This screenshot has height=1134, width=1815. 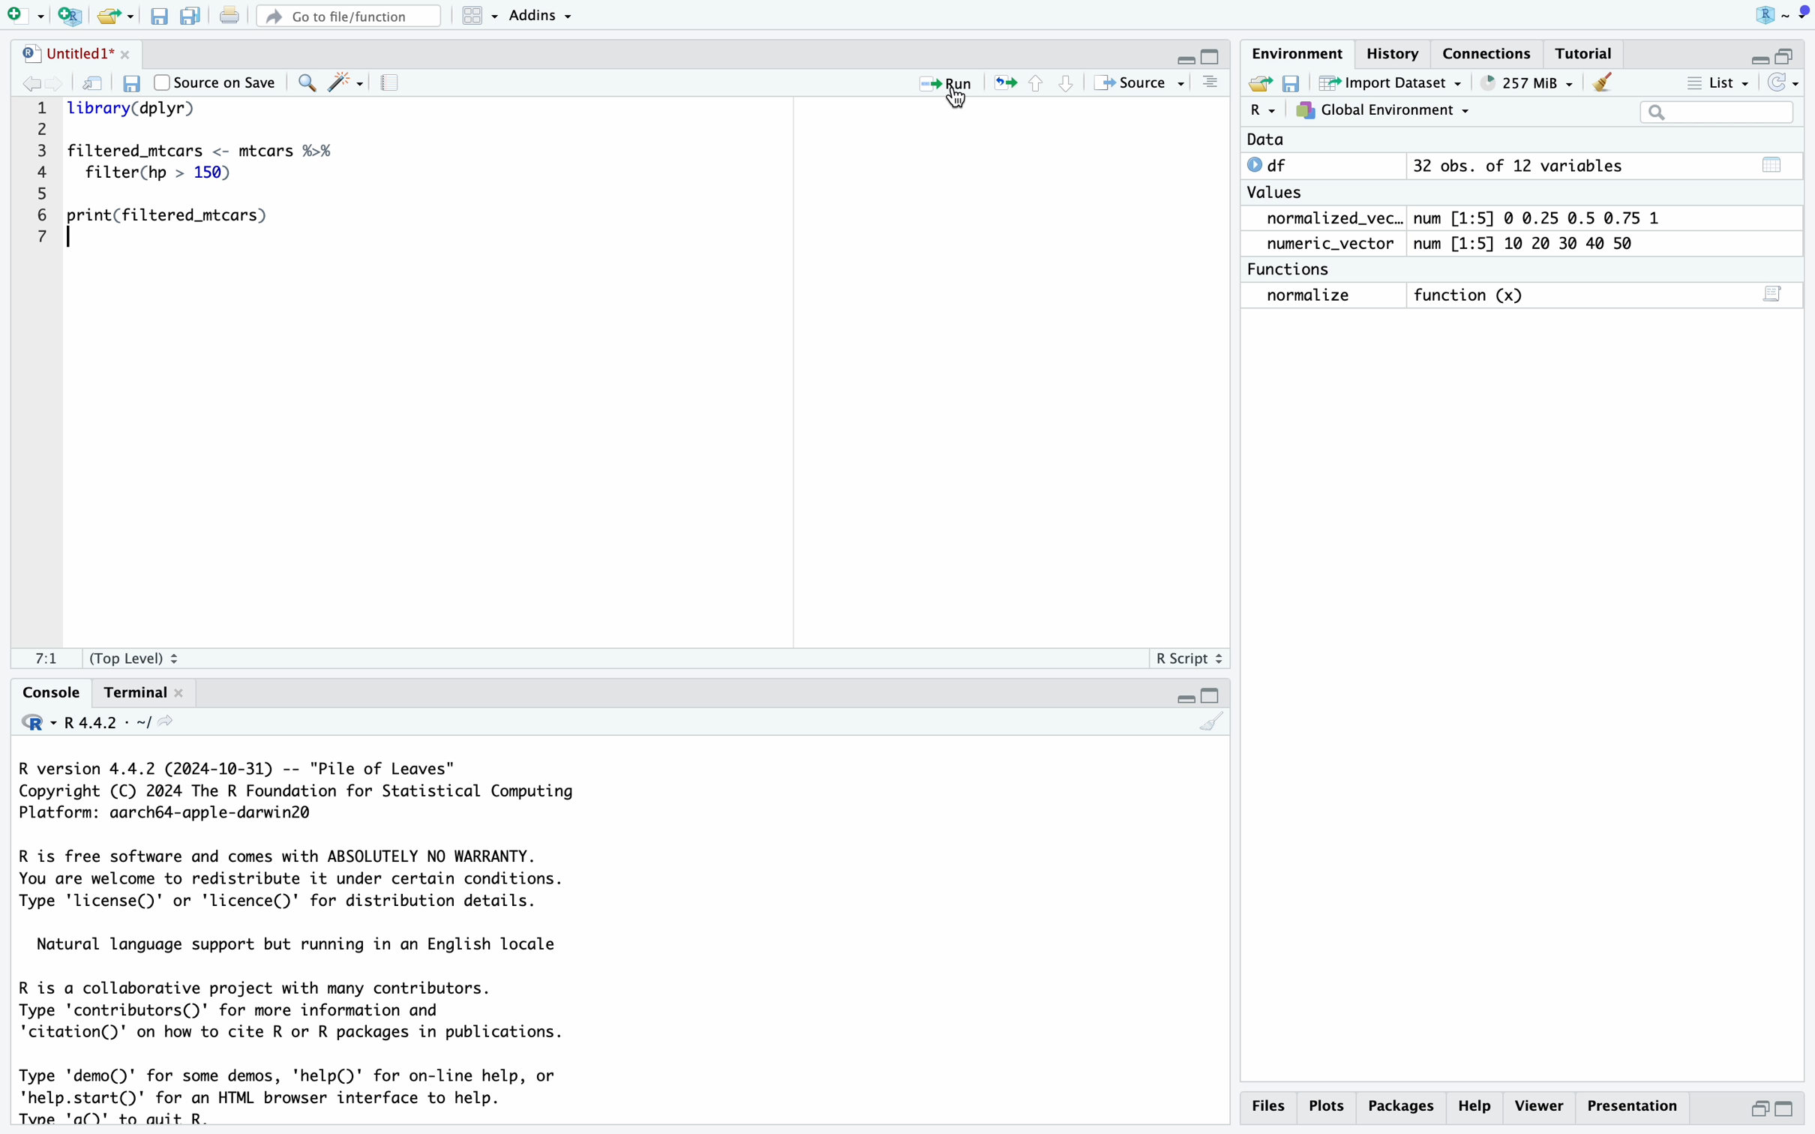 I want to click on find and replace, so click(x=304, y=85).